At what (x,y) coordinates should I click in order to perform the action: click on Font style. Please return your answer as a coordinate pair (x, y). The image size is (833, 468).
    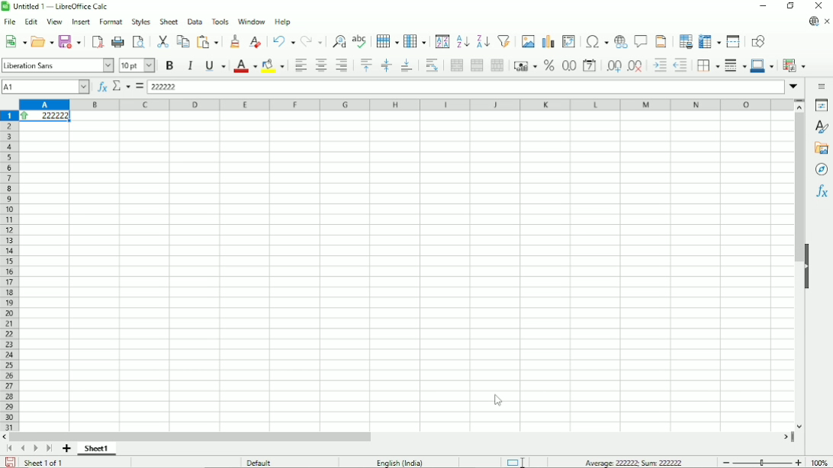
    Looking at the image, I should click on (57, 66).